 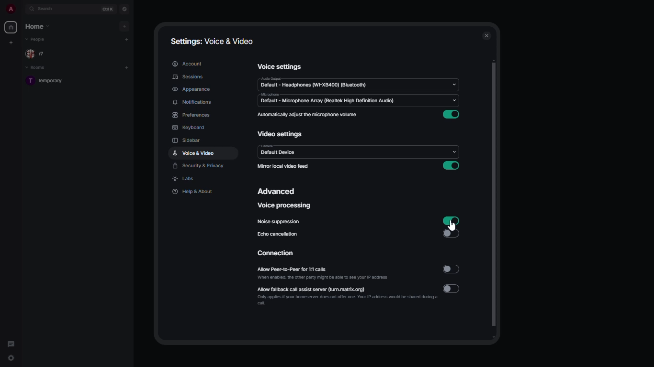 What do you see at coordinates (12, 359) in the screenshot?
I see `quick settings` at bounding box center [12, 359].